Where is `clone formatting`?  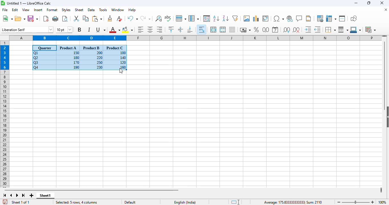
clone formatting is located at coordinates (110, 18).